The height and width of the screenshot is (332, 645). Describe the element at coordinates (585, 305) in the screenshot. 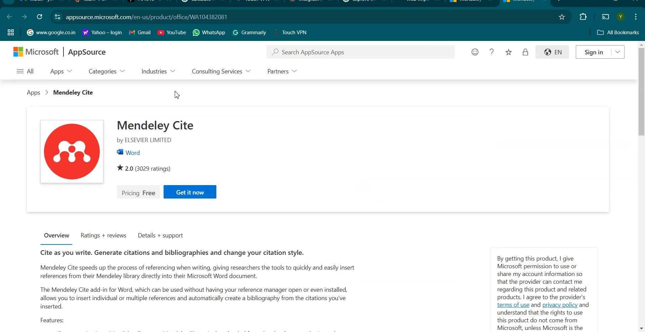

I see `and` at that location.